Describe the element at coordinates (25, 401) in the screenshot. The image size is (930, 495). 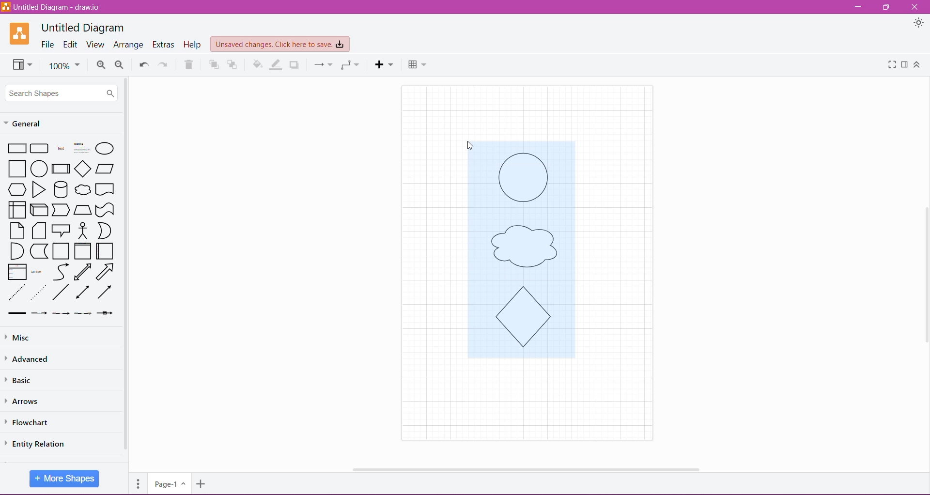
I see `Arrows` at that location.